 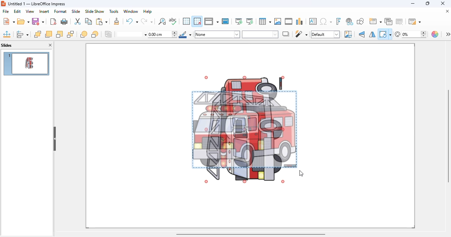 What do you see at coordinates (239, 21) in the screenshot?
I see `start from first slide` at bounding box center [239, 21].